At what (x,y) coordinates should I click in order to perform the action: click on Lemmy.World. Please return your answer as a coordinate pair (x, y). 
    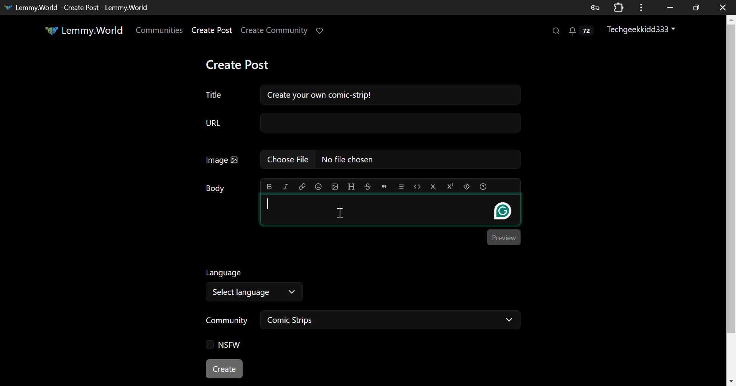
    Looking at the image, I should click on (84, 30).